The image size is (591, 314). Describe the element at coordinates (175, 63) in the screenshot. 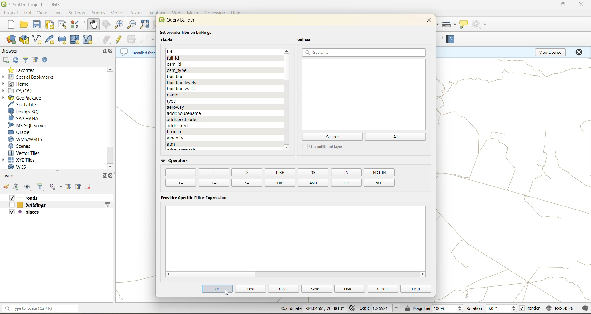

I see `fields` at that location.